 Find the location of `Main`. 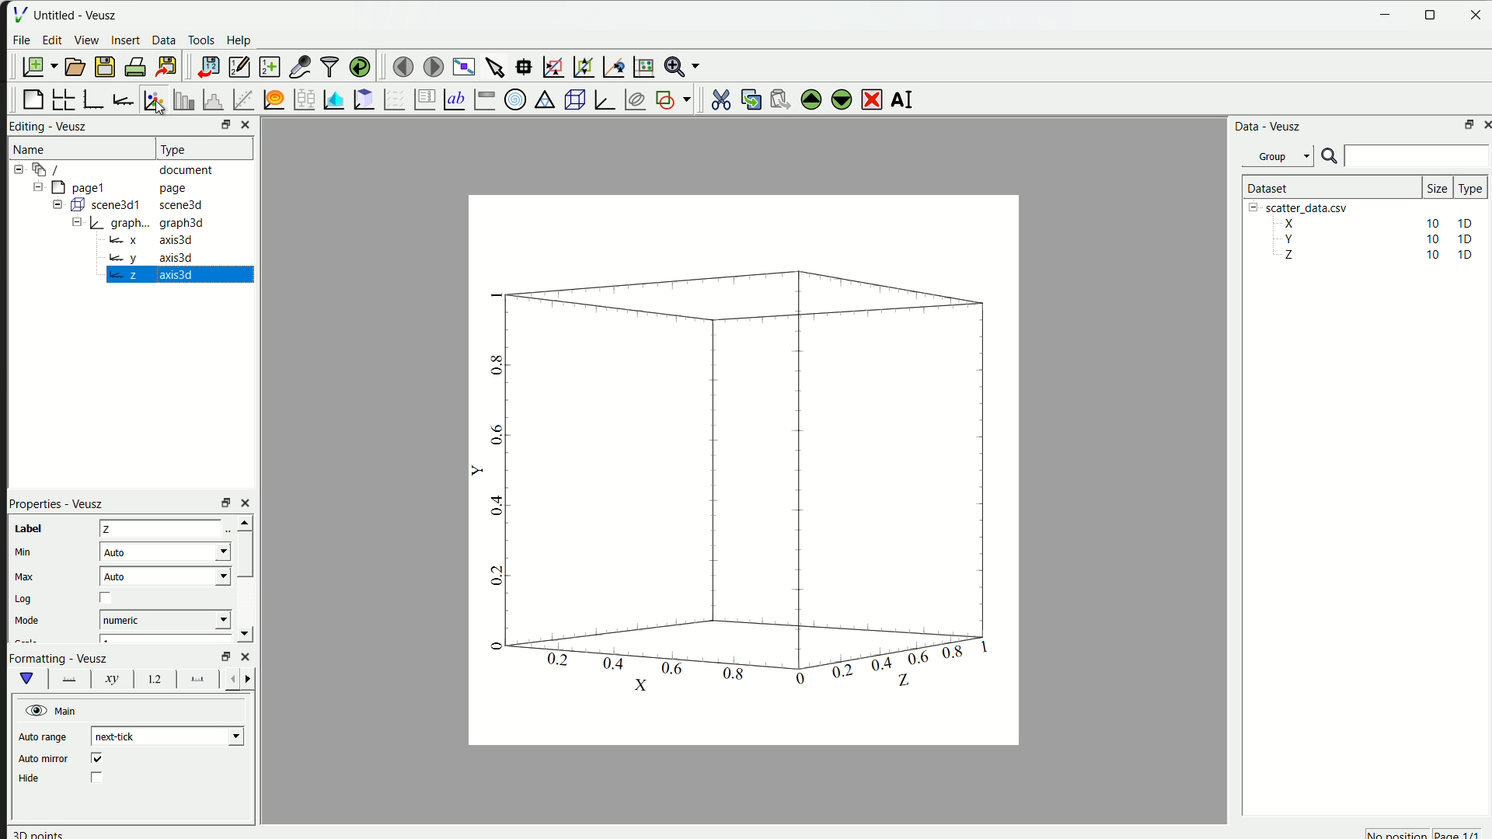

Main is located at coordinates (55, 709).